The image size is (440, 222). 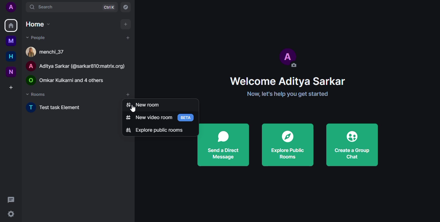 I want to click on home, so click(x=9, y=56).